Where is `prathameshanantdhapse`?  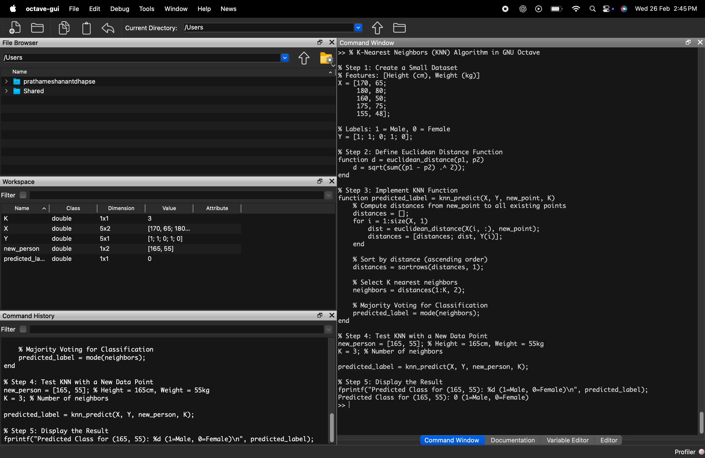 prathameshanantdhapse is located at coordinates (56, 82).